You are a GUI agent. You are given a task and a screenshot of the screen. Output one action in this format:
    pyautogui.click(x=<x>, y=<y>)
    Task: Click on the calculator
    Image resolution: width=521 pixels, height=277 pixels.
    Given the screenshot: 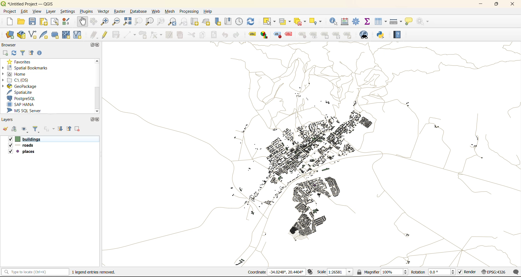 What is the action you would take?
    pyautogui.click(x=345, y=22)
    